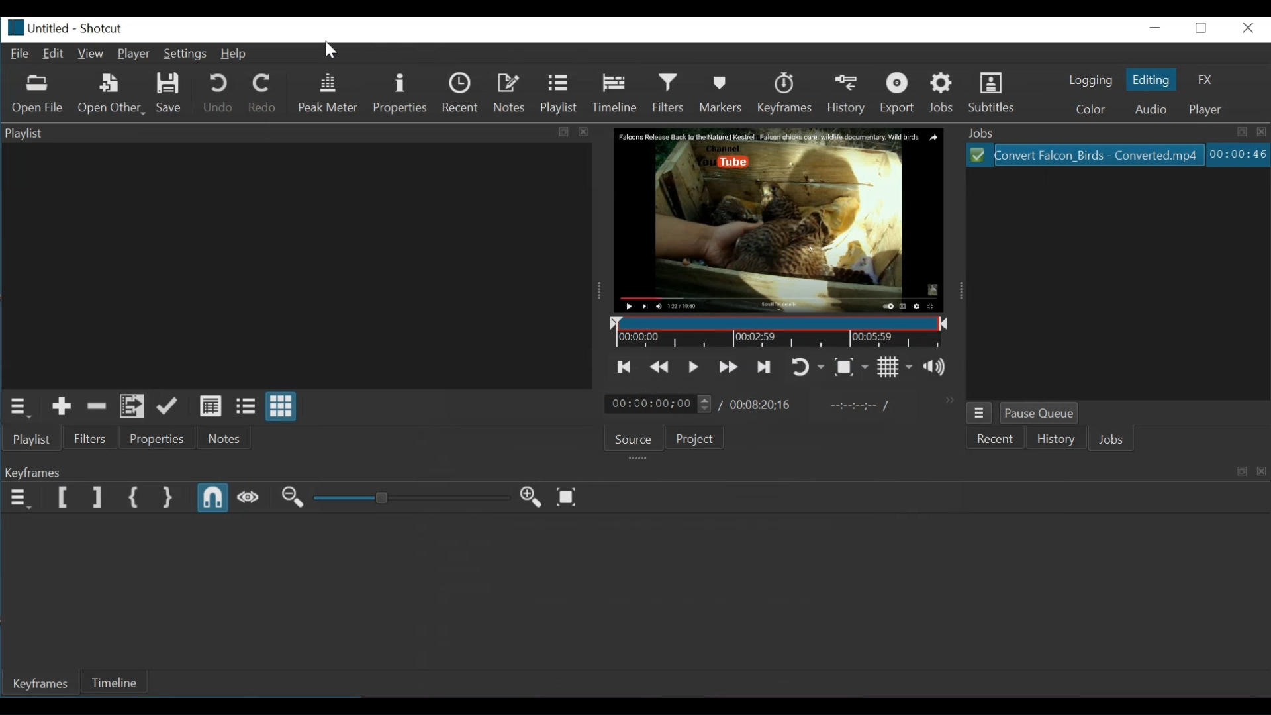 The width and height of the screenshot is (1271, 715). Describe the element at coordinates (694, 440) in the screenshot. I see `Project` at that location.